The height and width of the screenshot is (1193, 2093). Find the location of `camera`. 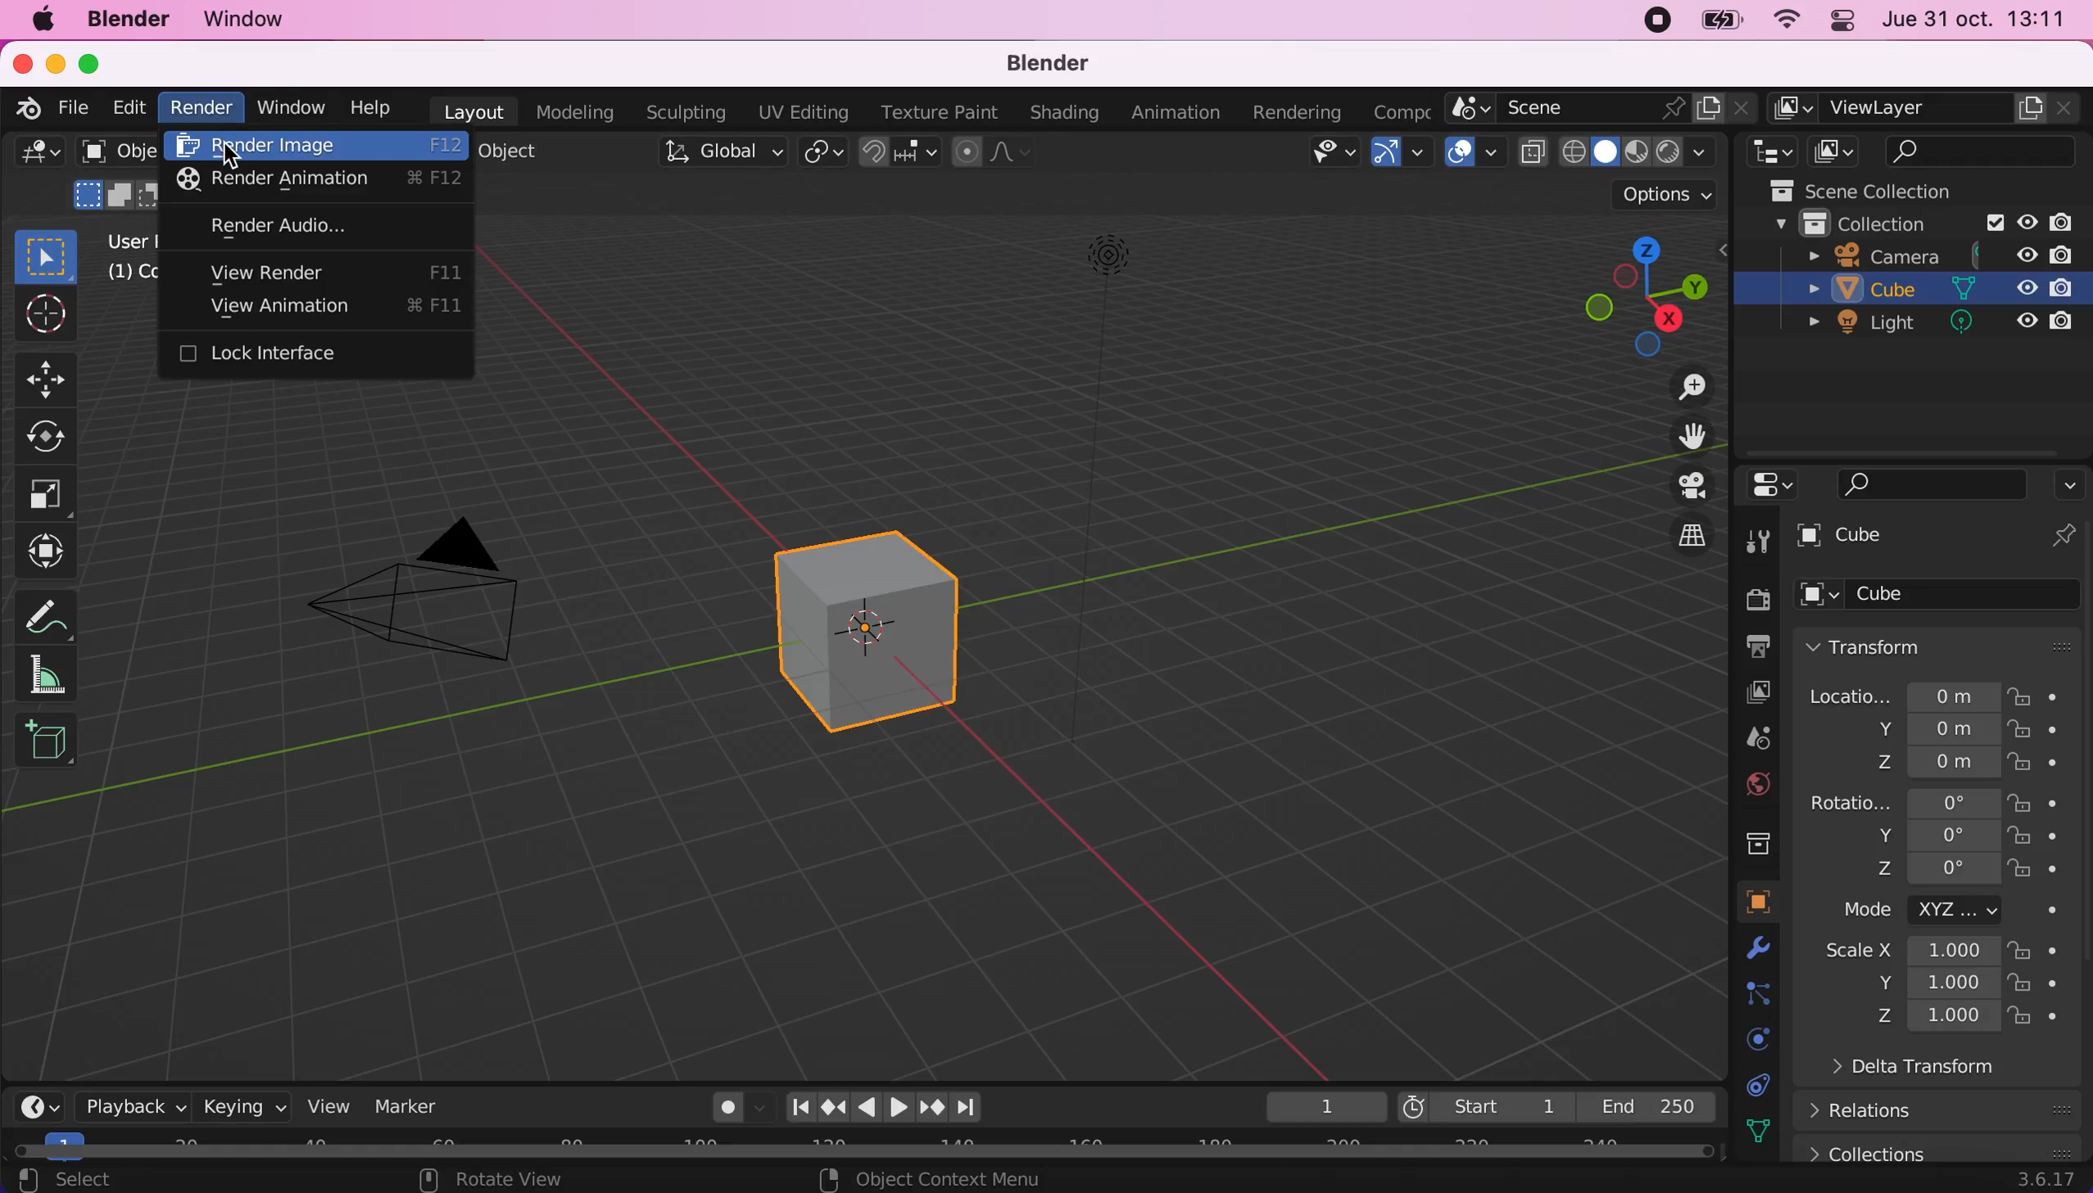

camera is located at coordinates (1940, 254).